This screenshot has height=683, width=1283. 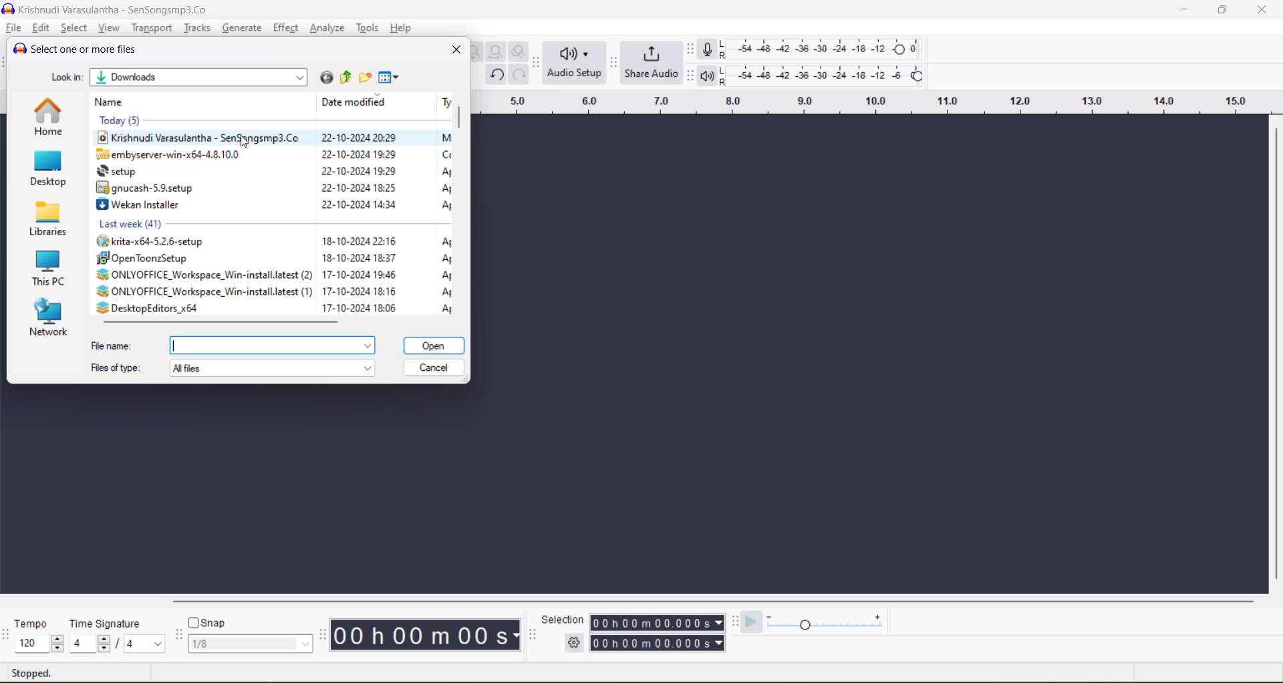 What do you see at coordinates (615, 63) in the screenshot?
I see `share audio toolbar` at bounding box center [615, 63].